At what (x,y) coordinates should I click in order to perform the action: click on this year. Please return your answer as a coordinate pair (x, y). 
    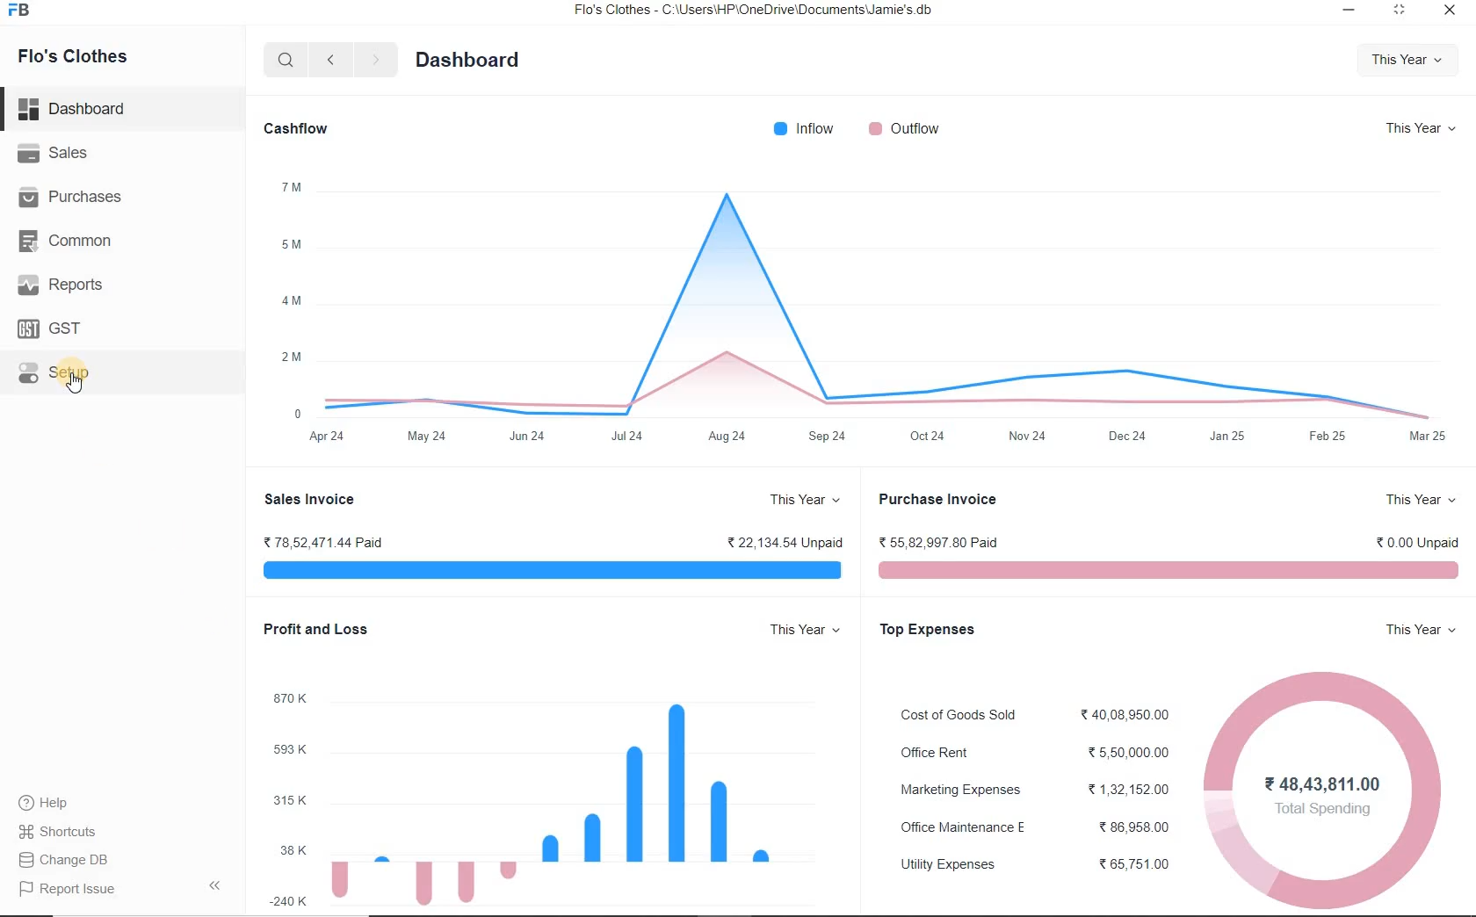
    Looking at the image, I should click on (1410, 63).